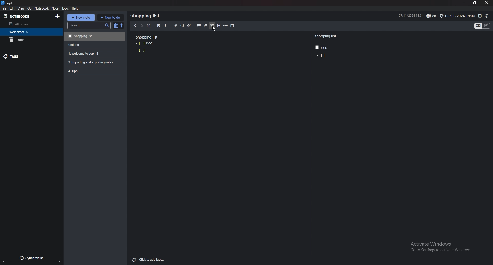 Image resolution: width=493 pixels, height=265 pixels. Describe the element at coordinates (212, 26) in the screenshot. I see `checkbox` at that location.